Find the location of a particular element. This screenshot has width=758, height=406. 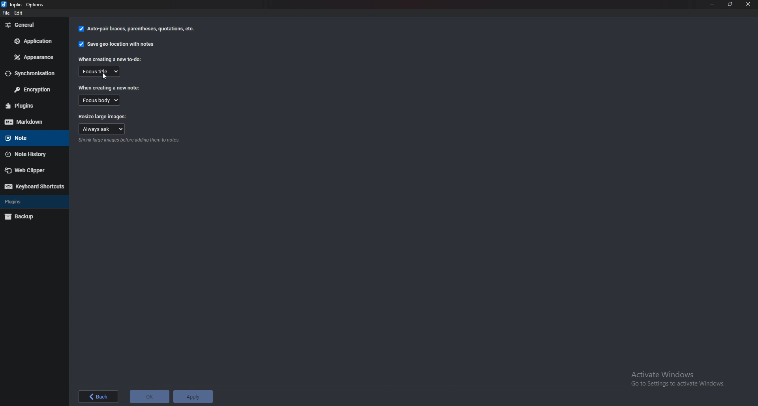

applu is located at coordinates (192, 396).